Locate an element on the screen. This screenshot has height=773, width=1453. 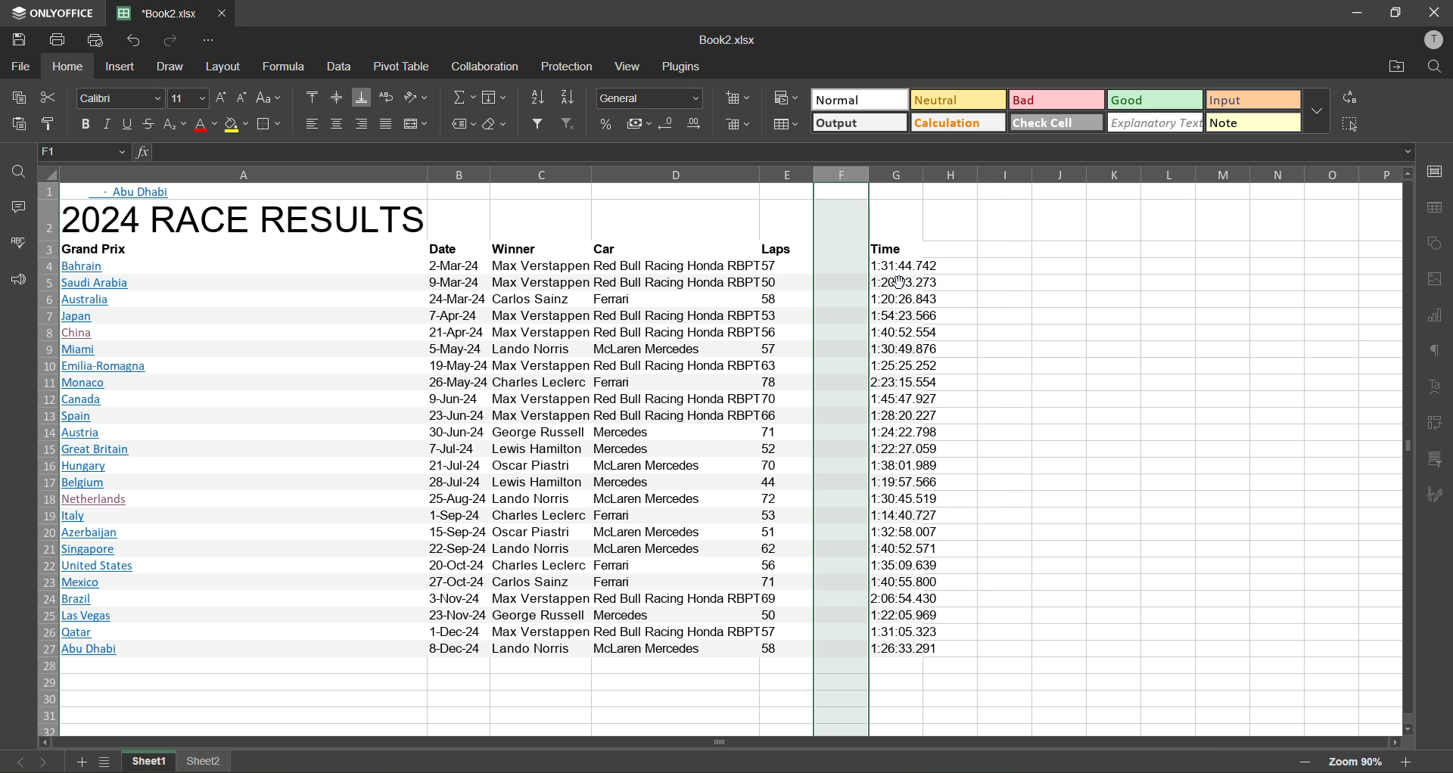
Las Vegas 23-Nov-24 George Russell Mercedes S50 1:22:05.969 is located at coordinates (426, 616).